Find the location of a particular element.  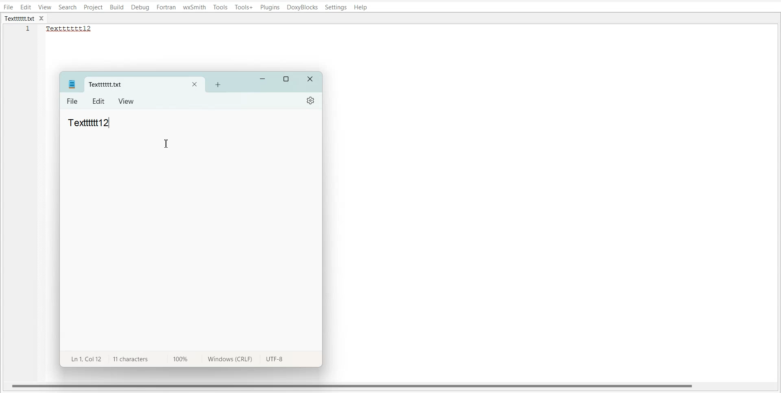

Fortran is located at coordinates (166, 7).